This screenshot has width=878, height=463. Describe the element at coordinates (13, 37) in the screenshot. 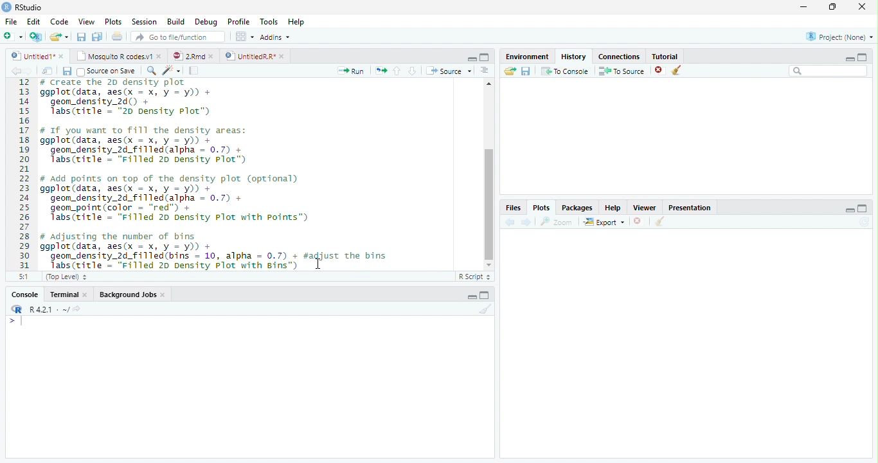

I see `New file` at that location.